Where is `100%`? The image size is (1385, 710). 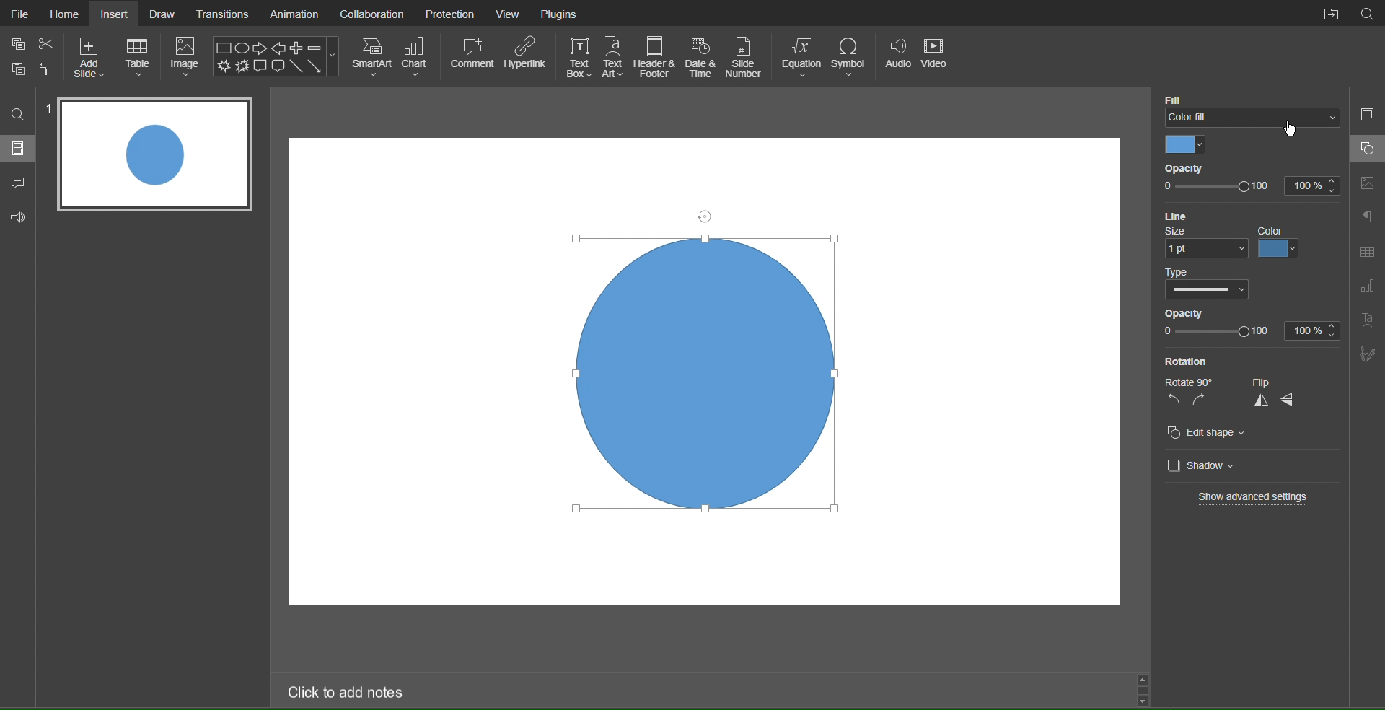
100% is located at coordinates (1314, 185).